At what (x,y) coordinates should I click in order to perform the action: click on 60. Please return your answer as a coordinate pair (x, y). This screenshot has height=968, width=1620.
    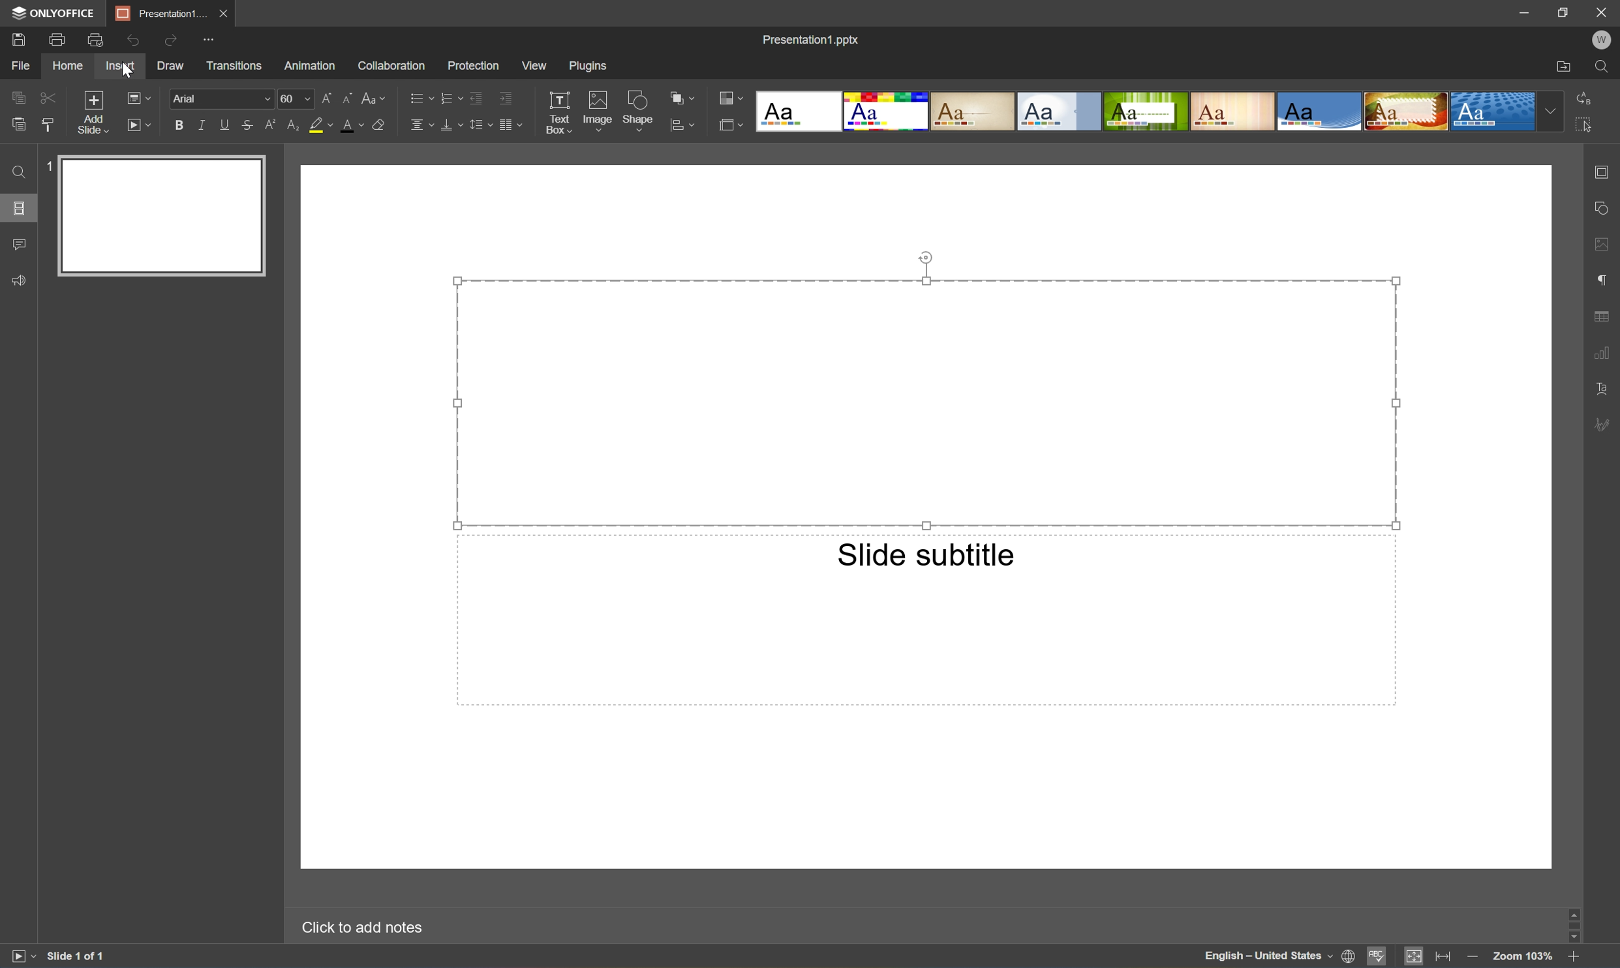
    Looking at the image, I should click on (288, 97).